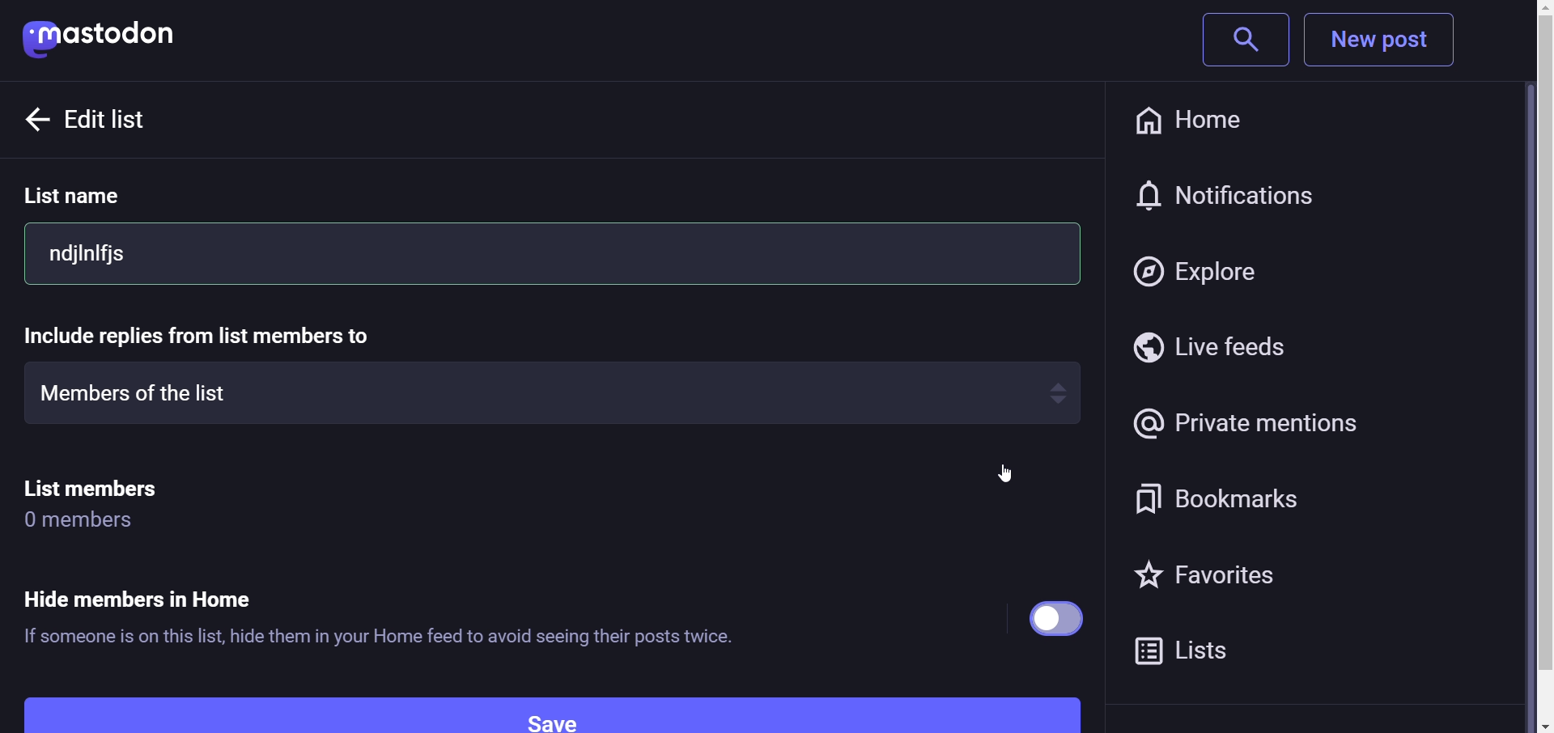 The image size is (1554, 733). What do you see at coordinates (111, 34) in the screenshot?
I see `mastodon` at bounding box center [111, 34].